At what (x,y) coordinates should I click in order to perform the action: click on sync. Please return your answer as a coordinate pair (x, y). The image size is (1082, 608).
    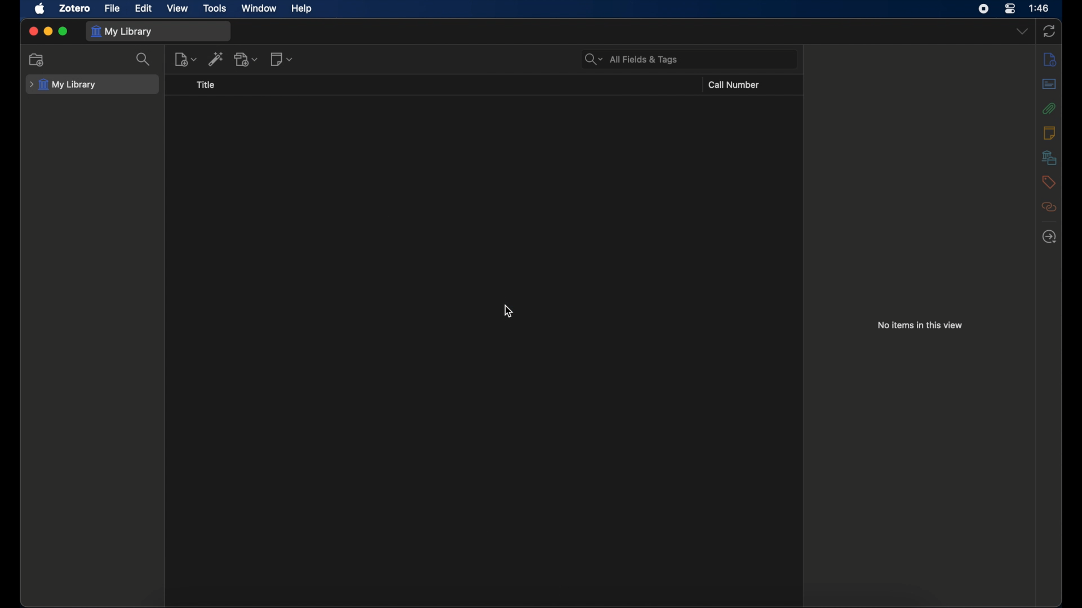
    Looking at the image, I should click on (1049, 31).